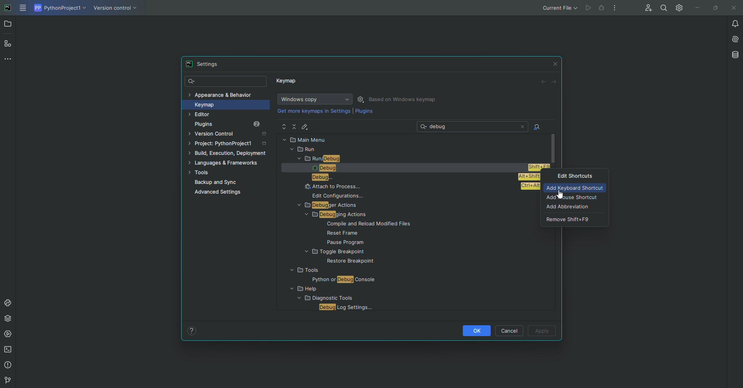 The height and width of the screenshot is (388, 743). I want to click on Plugins, so click(364, 113).